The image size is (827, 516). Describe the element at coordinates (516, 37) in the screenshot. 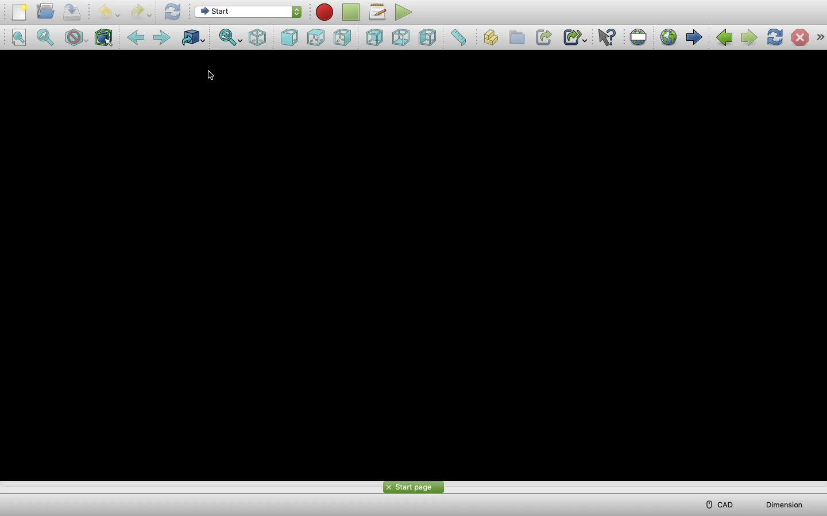

I see `Create Group` at that location.